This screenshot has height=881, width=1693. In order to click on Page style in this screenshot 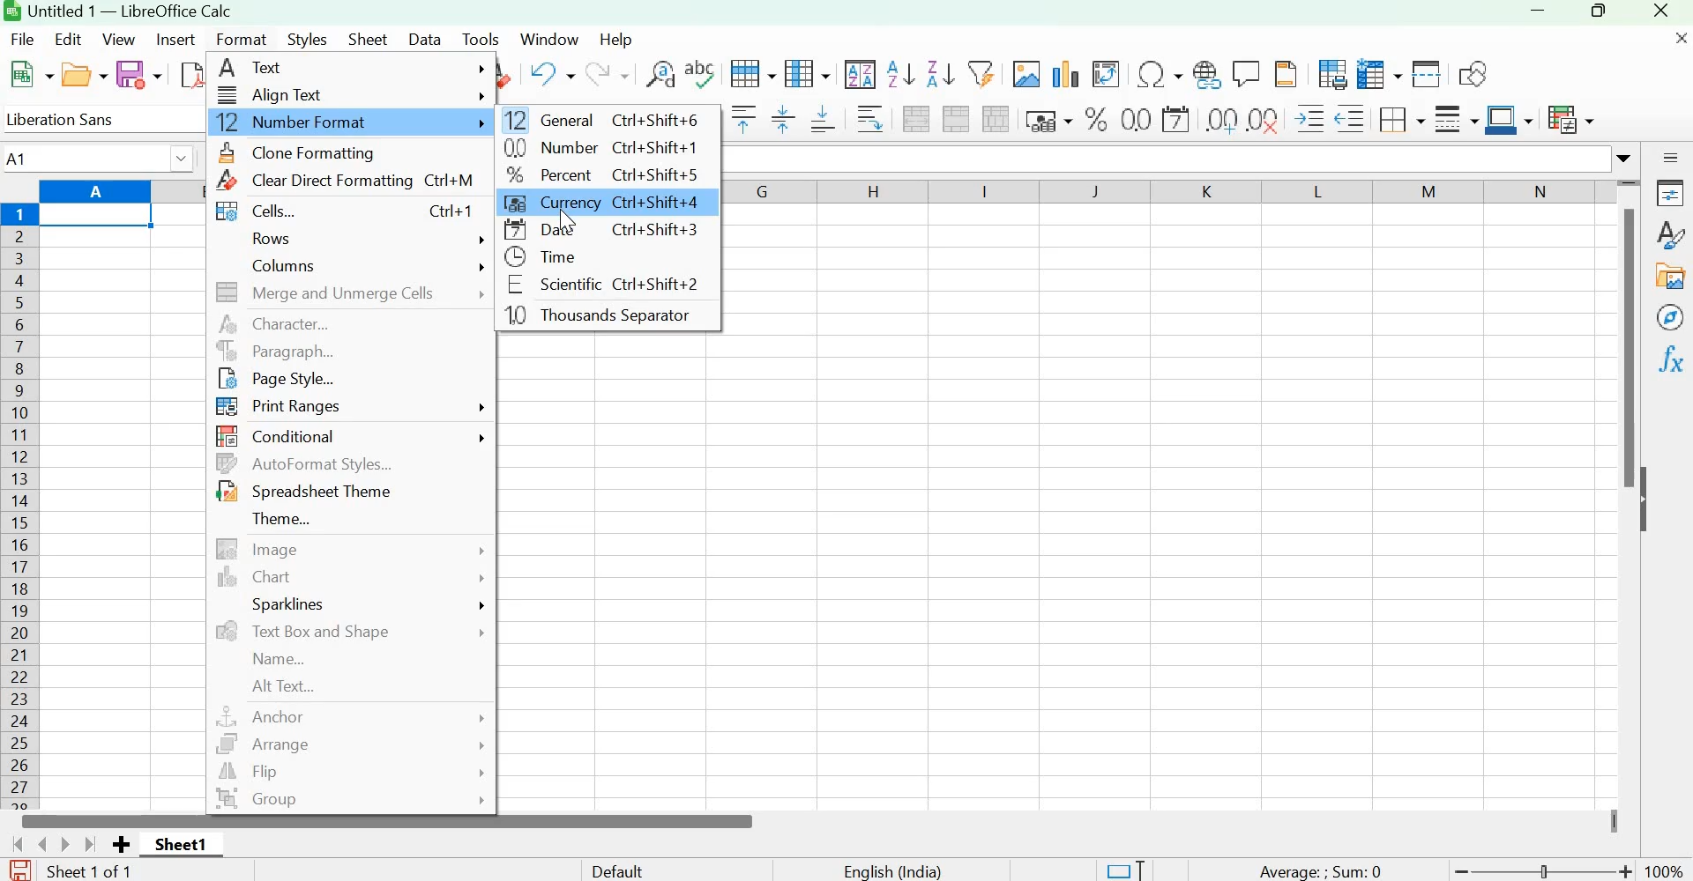, I will do `click(285, 380)`.